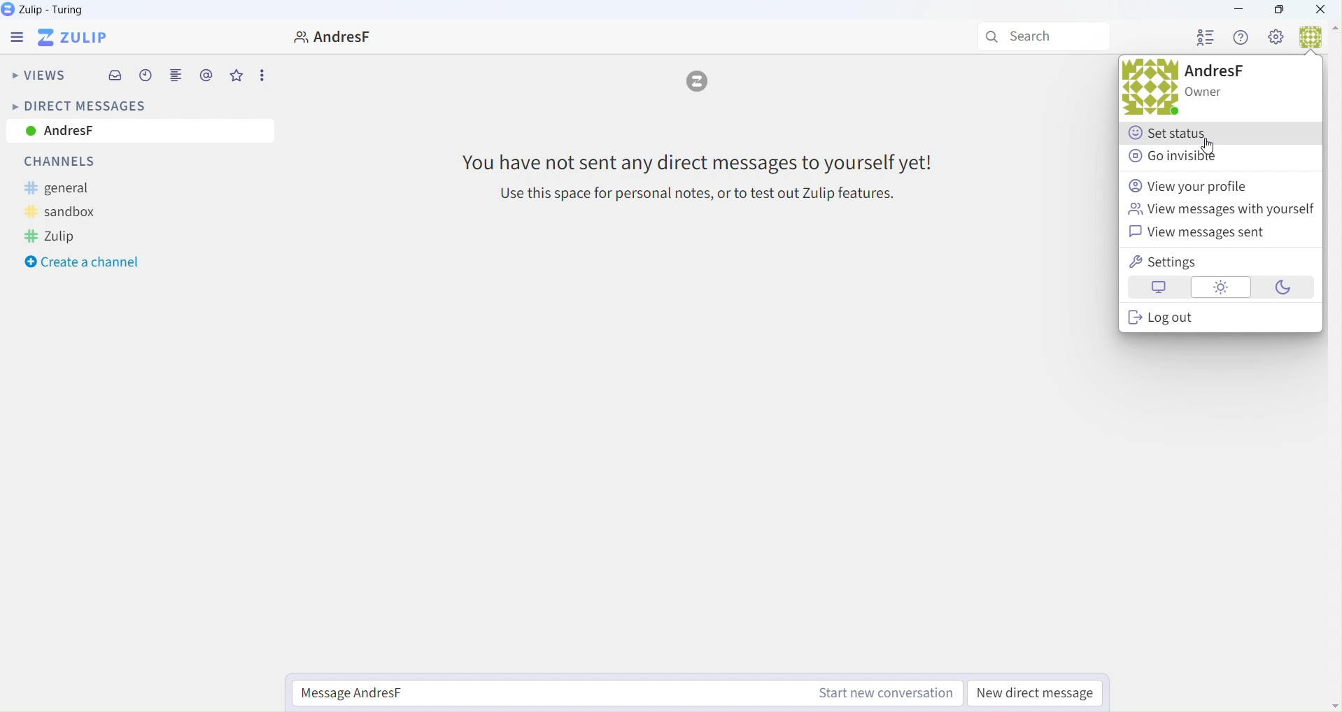 The width and height of the screenshot is (1342, 712). Describe the element at coordinates (1204, 185) in the screenshot. I see `View your profile` at that location.